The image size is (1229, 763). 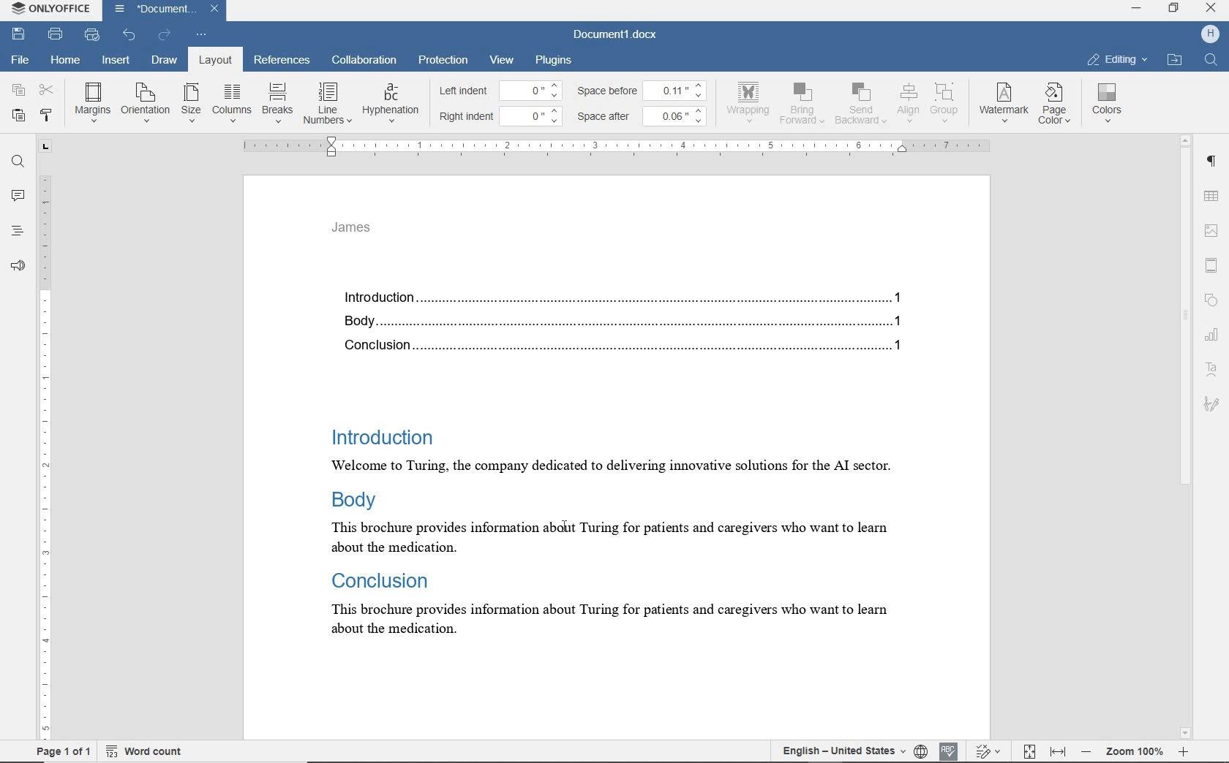 I want to click on set document language, so click(x=920, y=749).